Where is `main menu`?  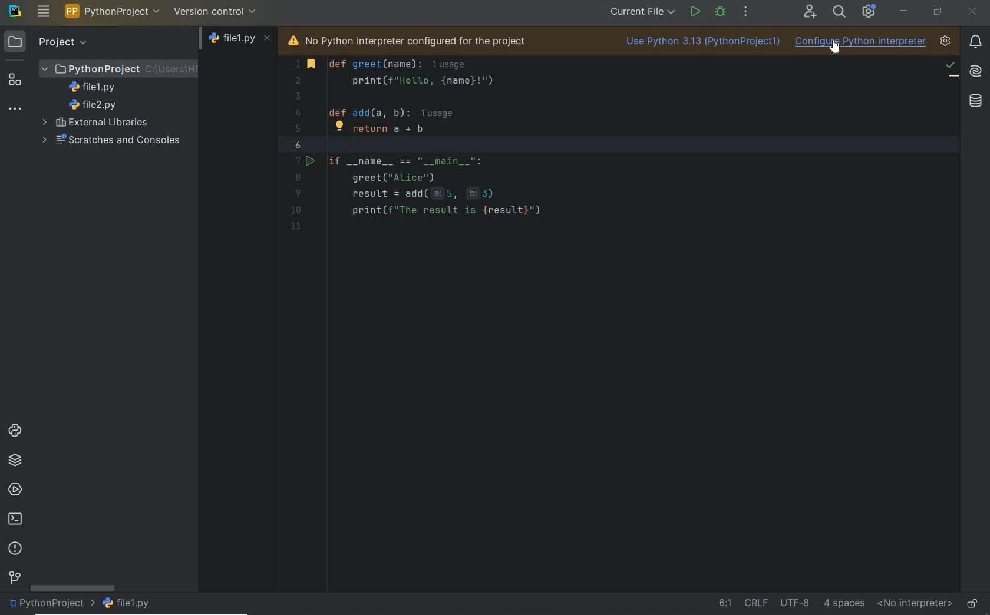
main menu is located at coordinates (44, 11).